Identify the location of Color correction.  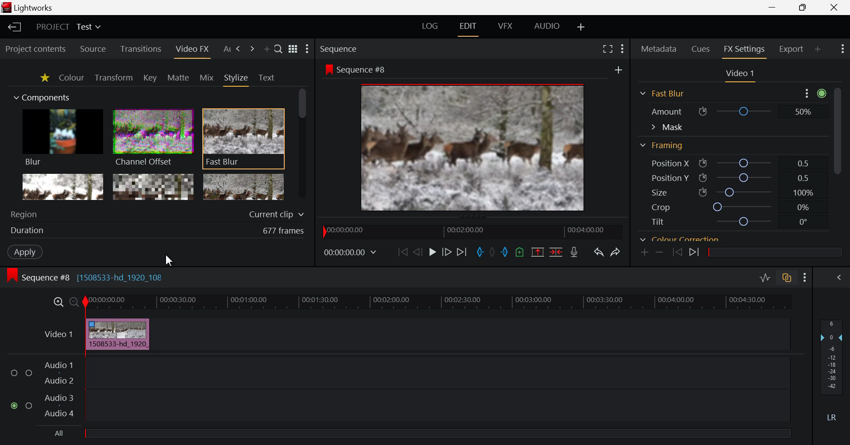
(726, 237).